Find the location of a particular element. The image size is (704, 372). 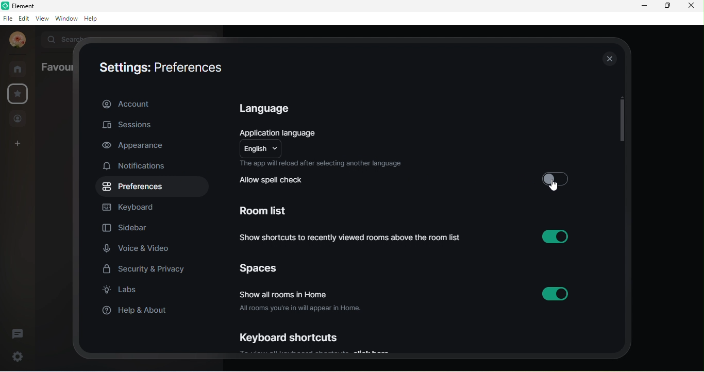

sidebar is located at coordinates (129, 228).